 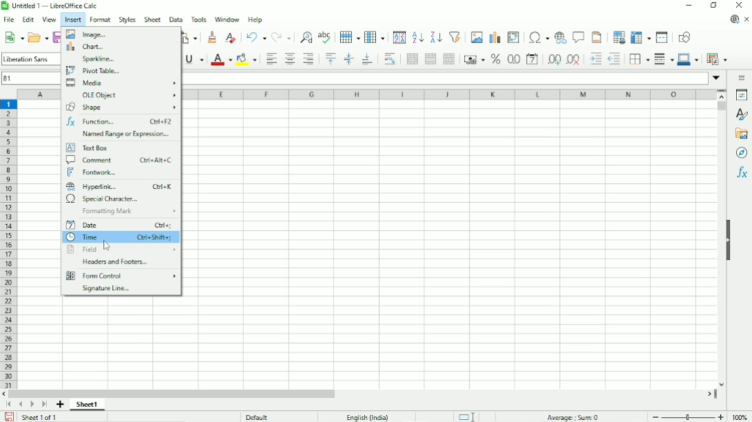 I want to click on File, so click(x=9, y=19).